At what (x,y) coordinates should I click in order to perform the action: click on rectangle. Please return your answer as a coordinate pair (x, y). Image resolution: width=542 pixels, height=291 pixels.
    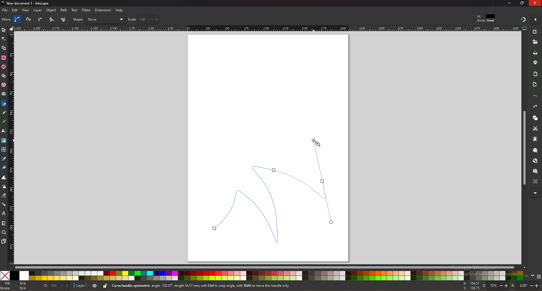
    Looking at the image, I should click on (3, 58).